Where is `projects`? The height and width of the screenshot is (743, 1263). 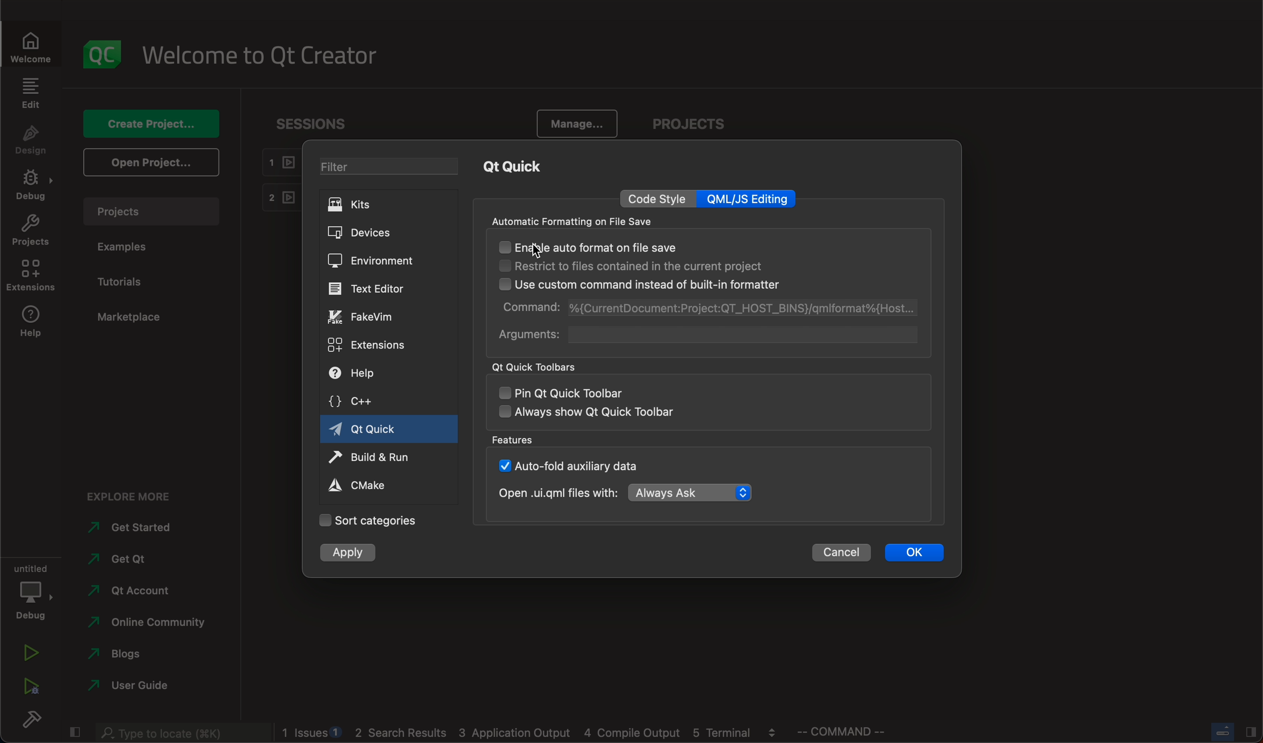
projects is located at coordinates (31, 231).